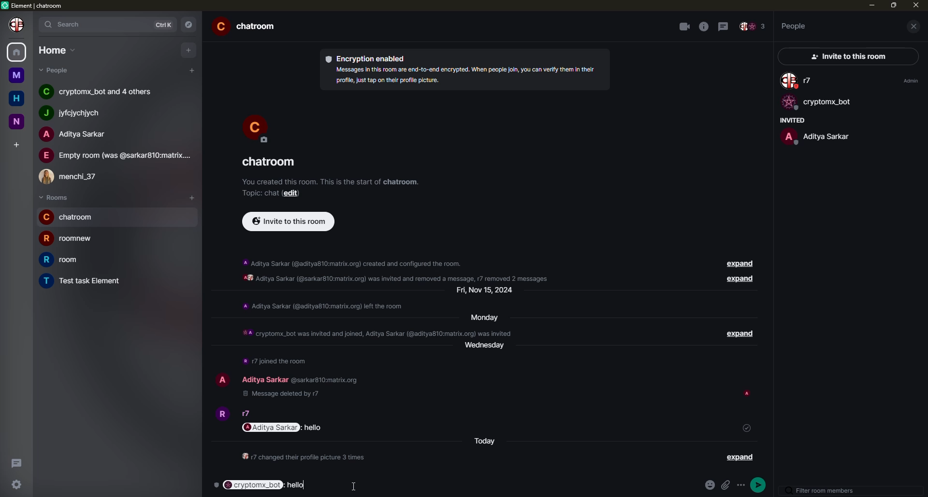 The height and width of the screenshot is (497, 928). I want to click on invited, so click(790, 120).